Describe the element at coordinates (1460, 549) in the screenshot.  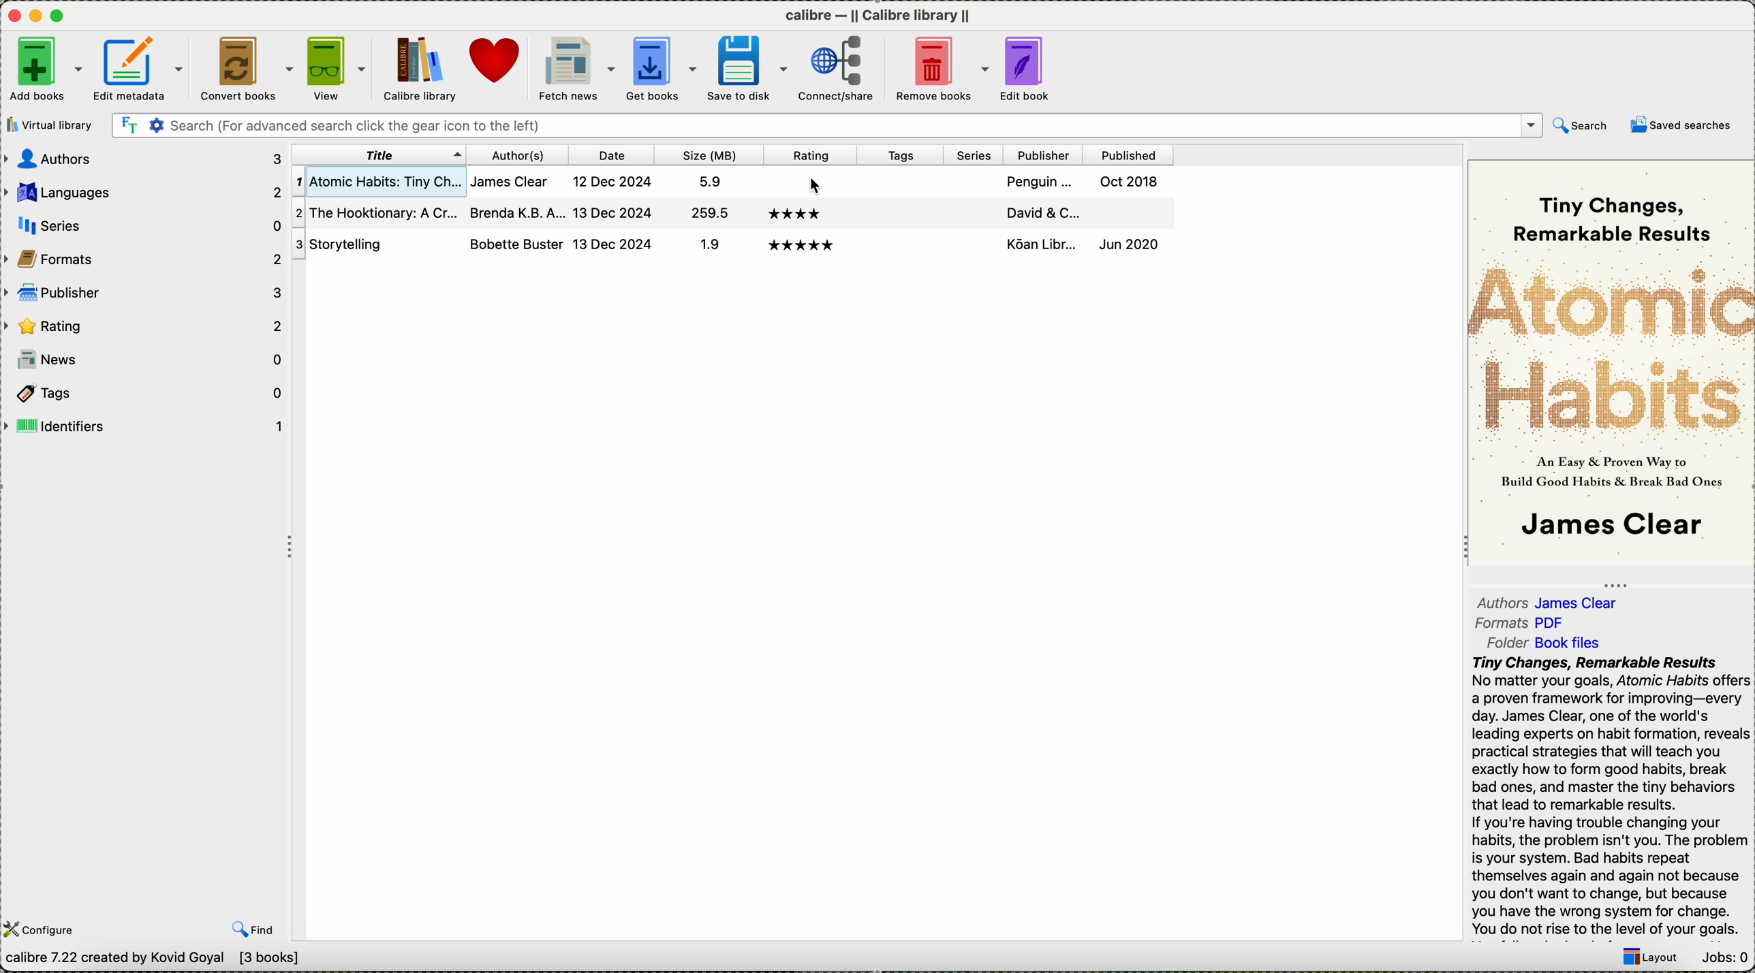
I see `Collapse` at that location.